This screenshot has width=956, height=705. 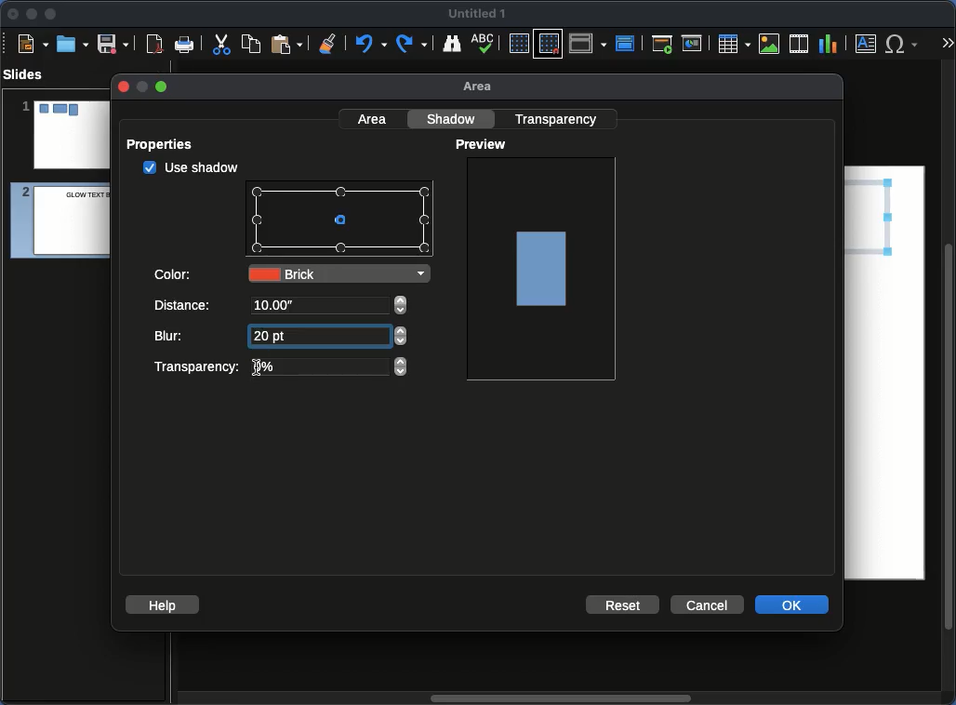 I want to click on adjust, so click(x=401, y=336).